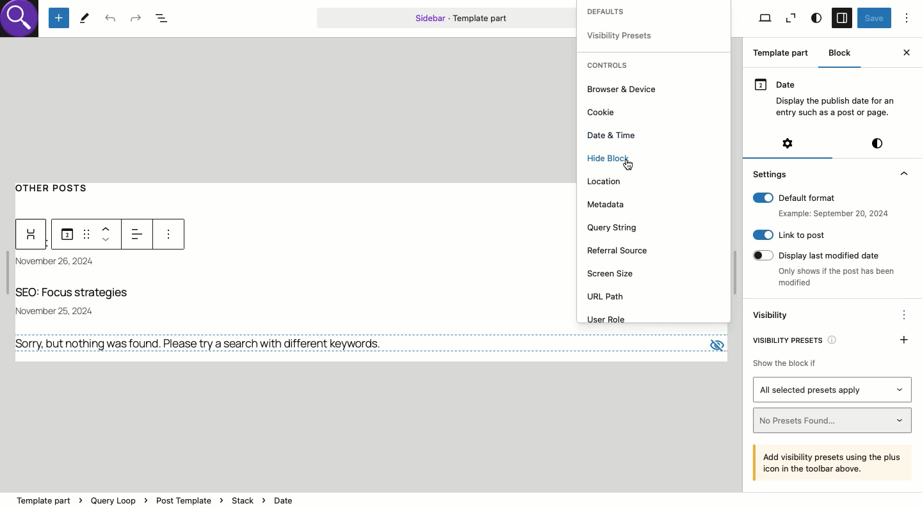 The width and height of the screenshot is (922, 508). I want to click on Left alignment, so click(139, 232).